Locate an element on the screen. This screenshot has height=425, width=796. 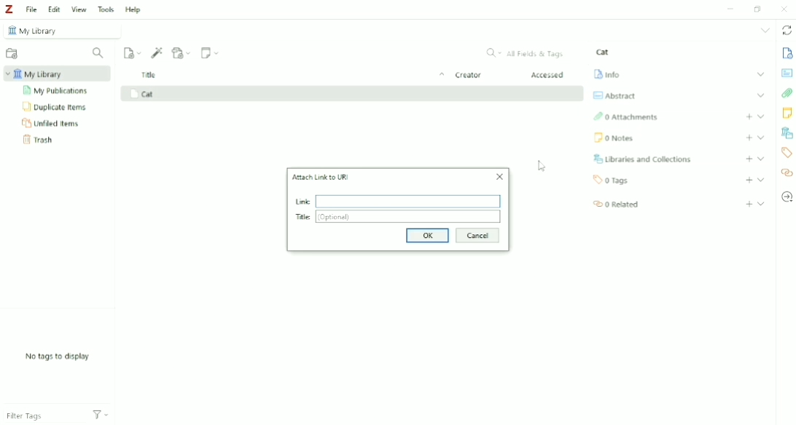
Close is located at coordinates (497, 177).